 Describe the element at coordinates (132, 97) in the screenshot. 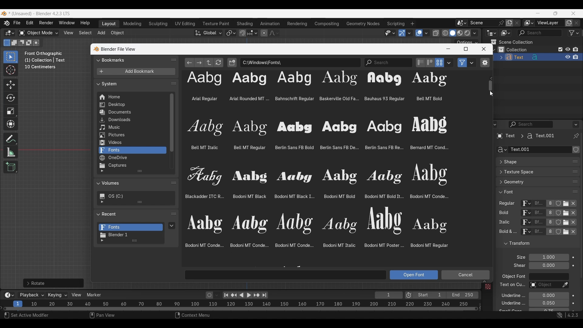

I see `Home folder` at that location.